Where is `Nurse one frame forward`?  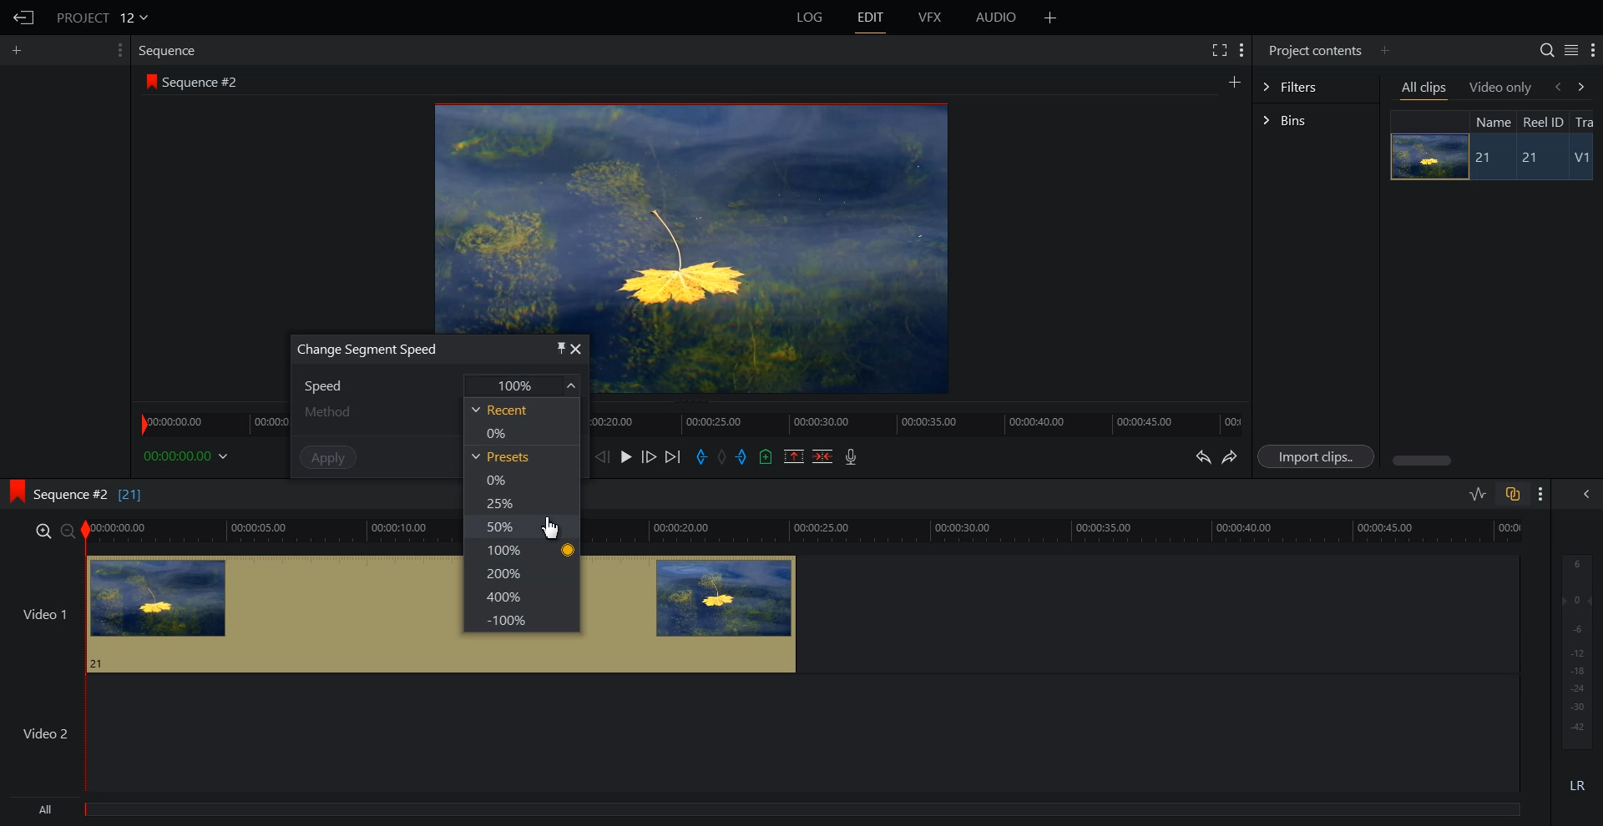
Nurse one frame forward is located at coordinates (650, 456).